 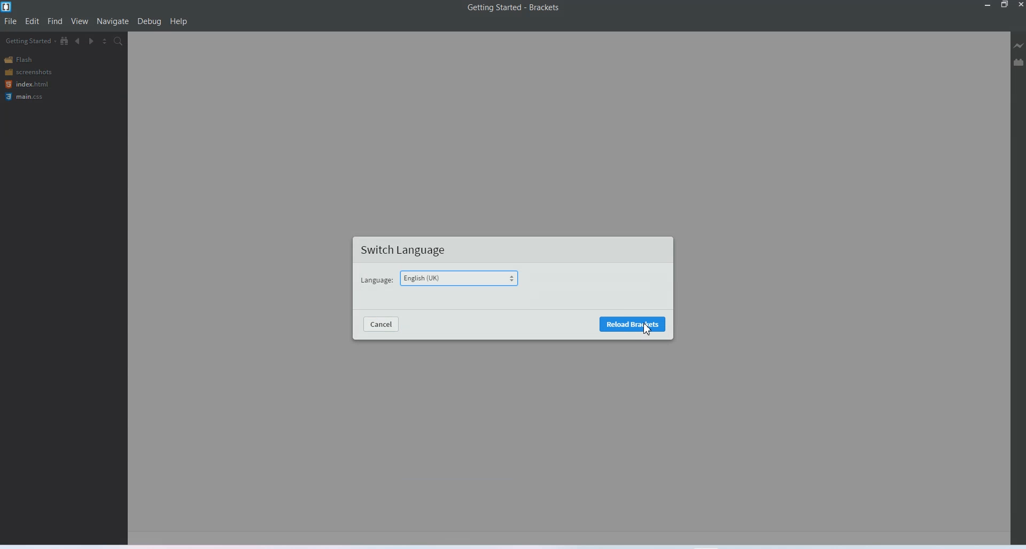 What do you see at coordinates (1005, 5) in the screenshot?
I see `maximize` at bounding box center [1005, 5].